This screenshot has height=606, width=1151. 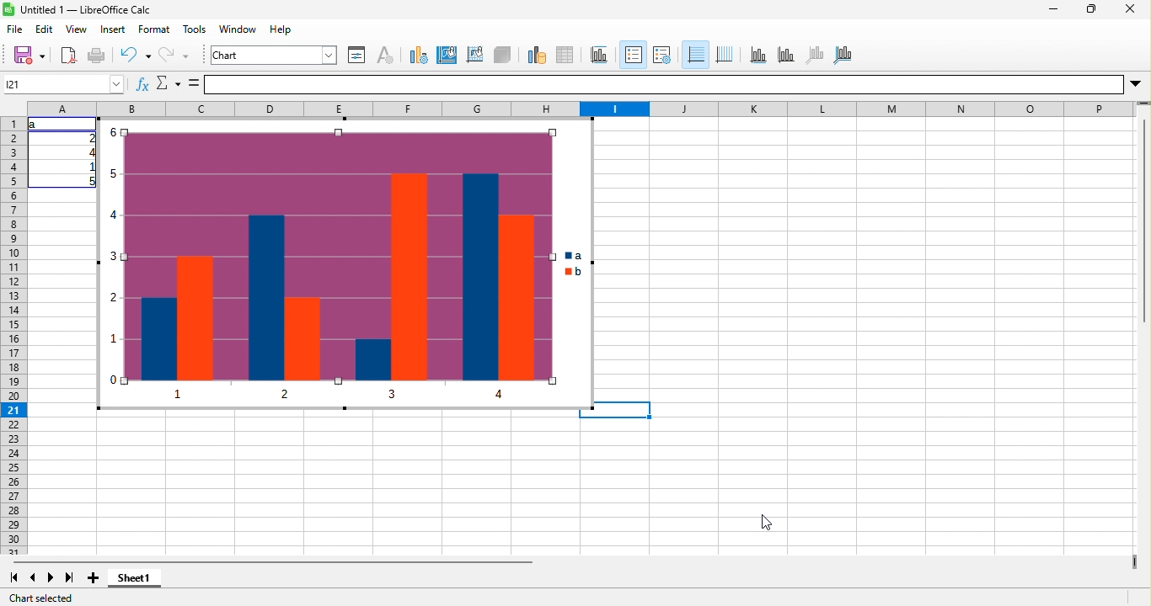 What do you see at coordinates (168, 83) in the screenshot?
I see `select function` at bounding box center [168, 83].